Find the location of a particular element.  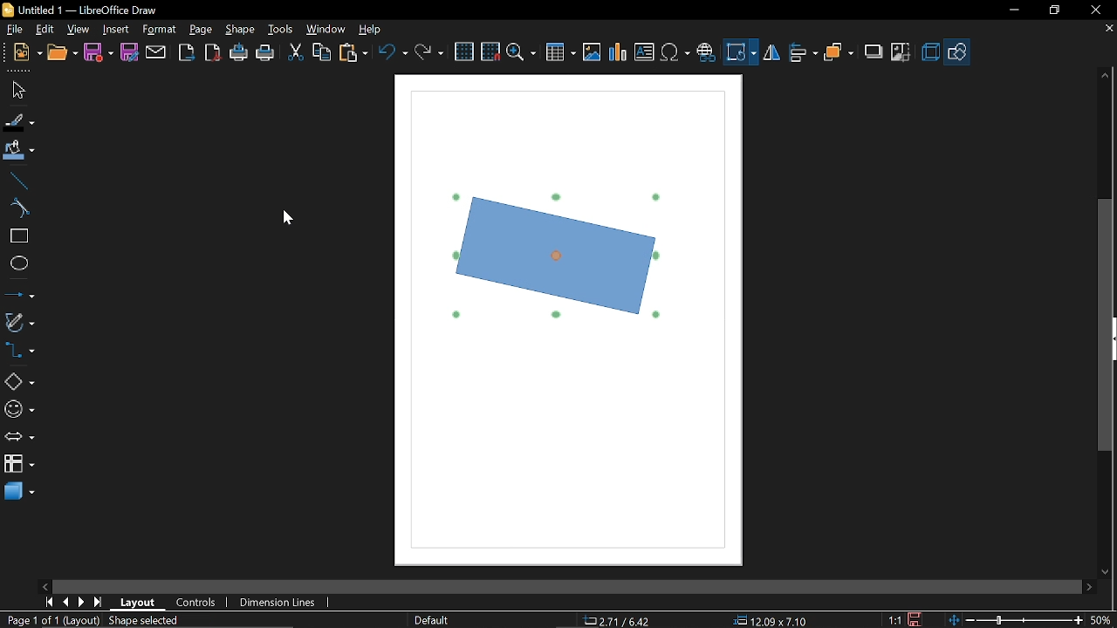

print directly is located at coordinates (238, 54).